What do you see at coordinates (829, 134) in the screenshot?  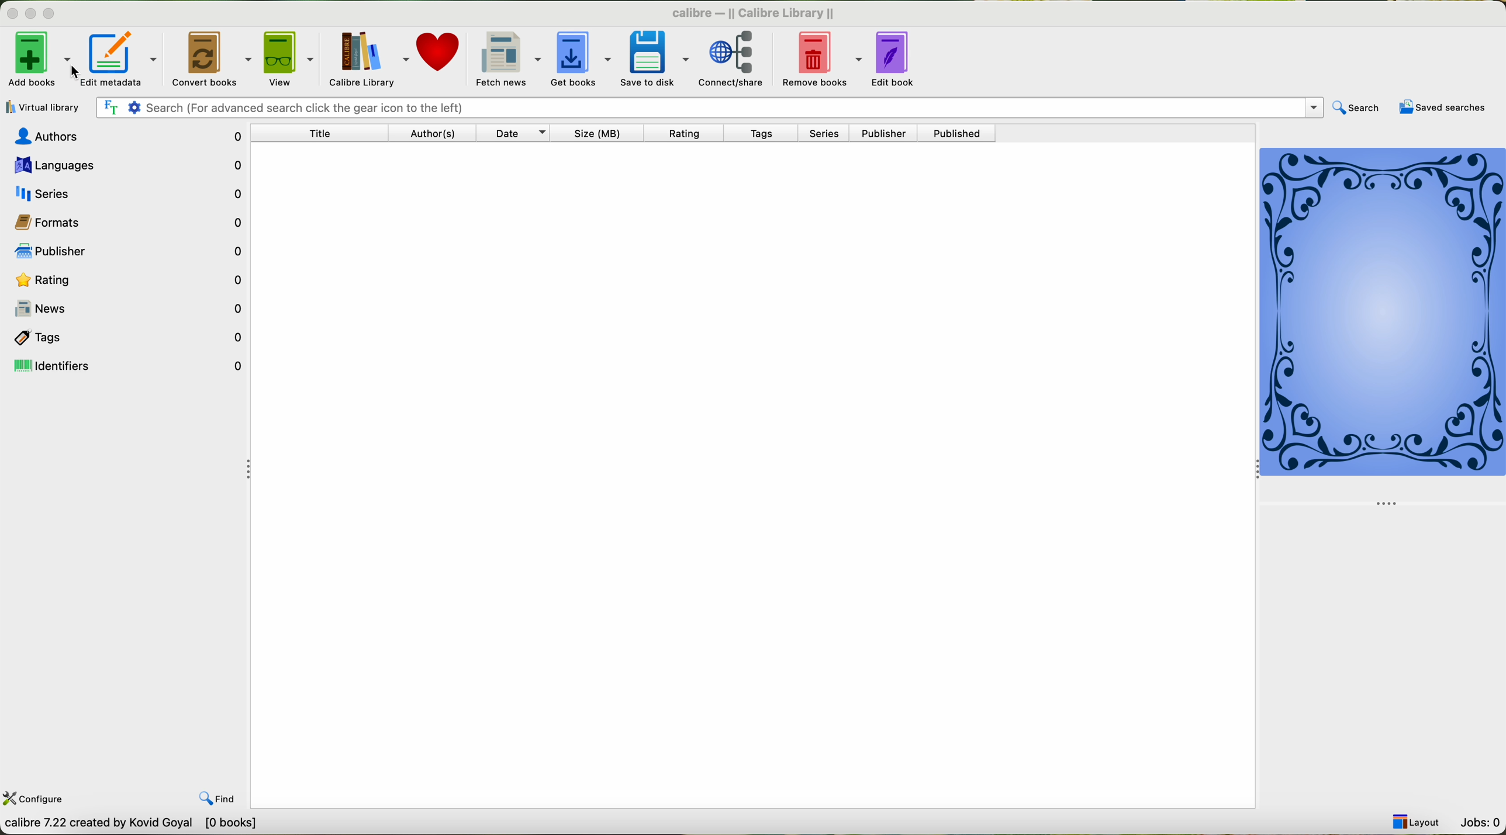 I see `series` at bounding box center [829, 134].